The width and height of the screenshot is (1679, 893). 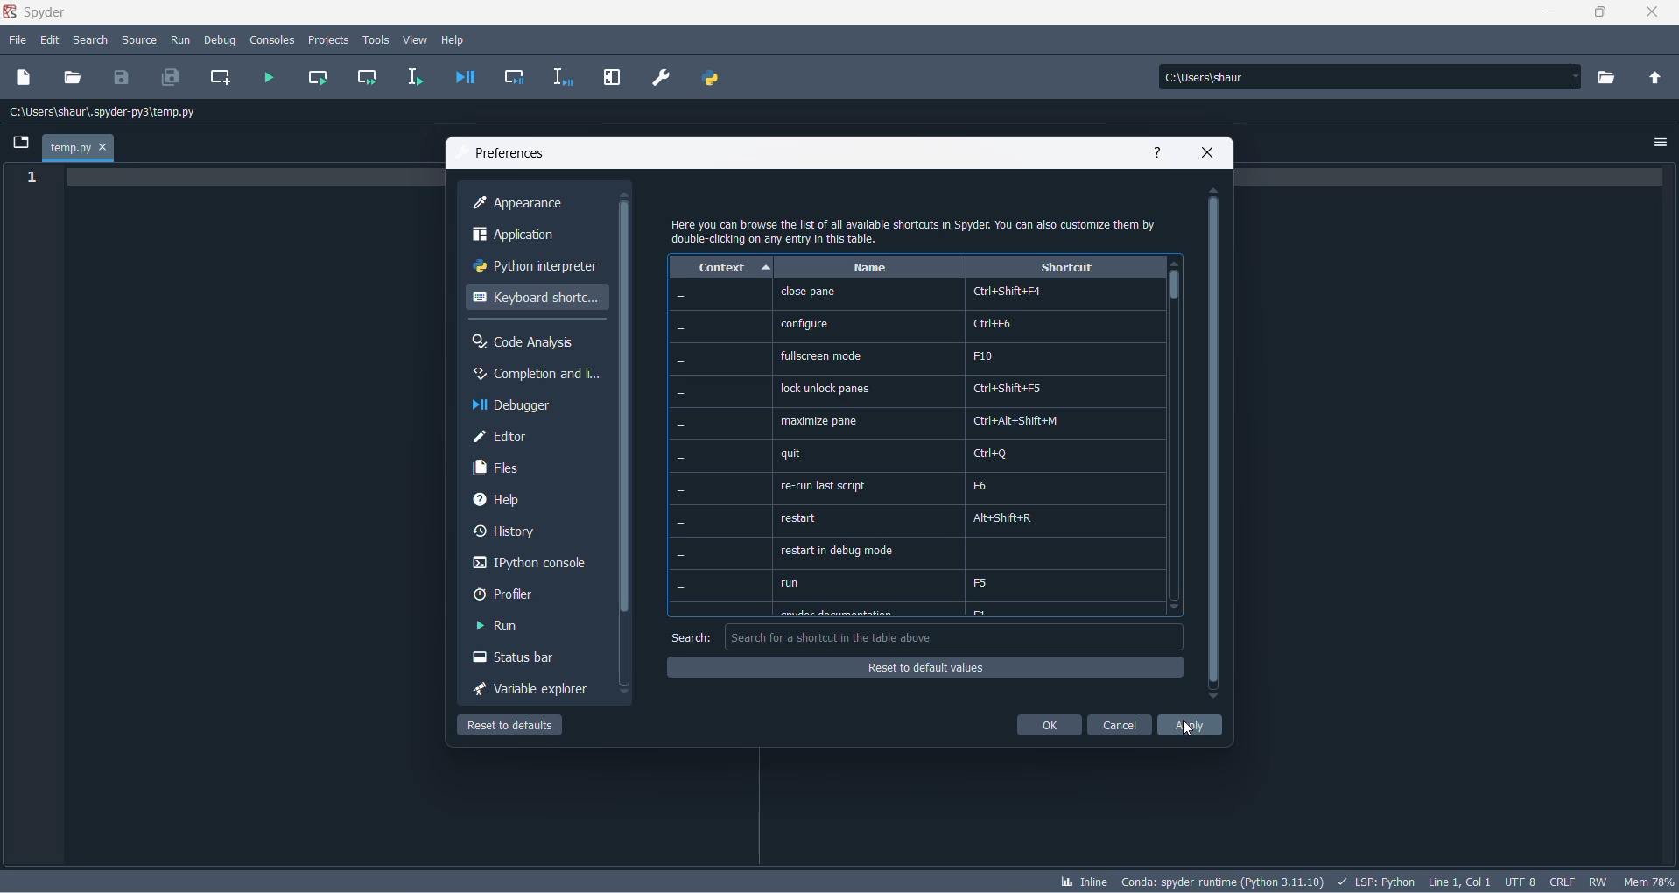 What do you see at coordinates (123, 76) in the screenshot?
I see `save` at bounding box center [123, 76].